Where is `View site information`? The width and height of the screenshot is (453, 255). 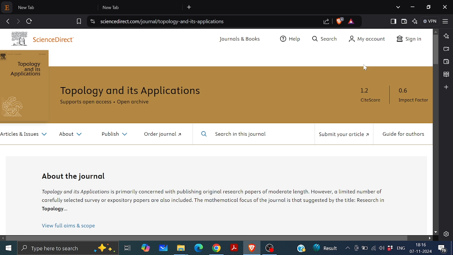
View site information is located at coordinates (92, 21).